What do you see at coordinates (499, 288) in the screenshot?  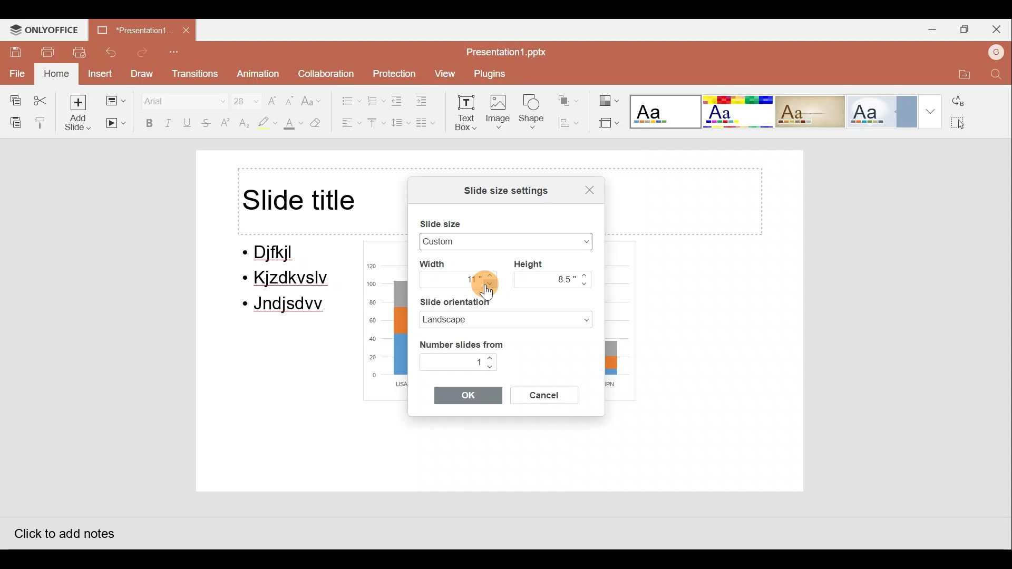 I see `Cursor on navigate down` at bounding box center [499, 288].